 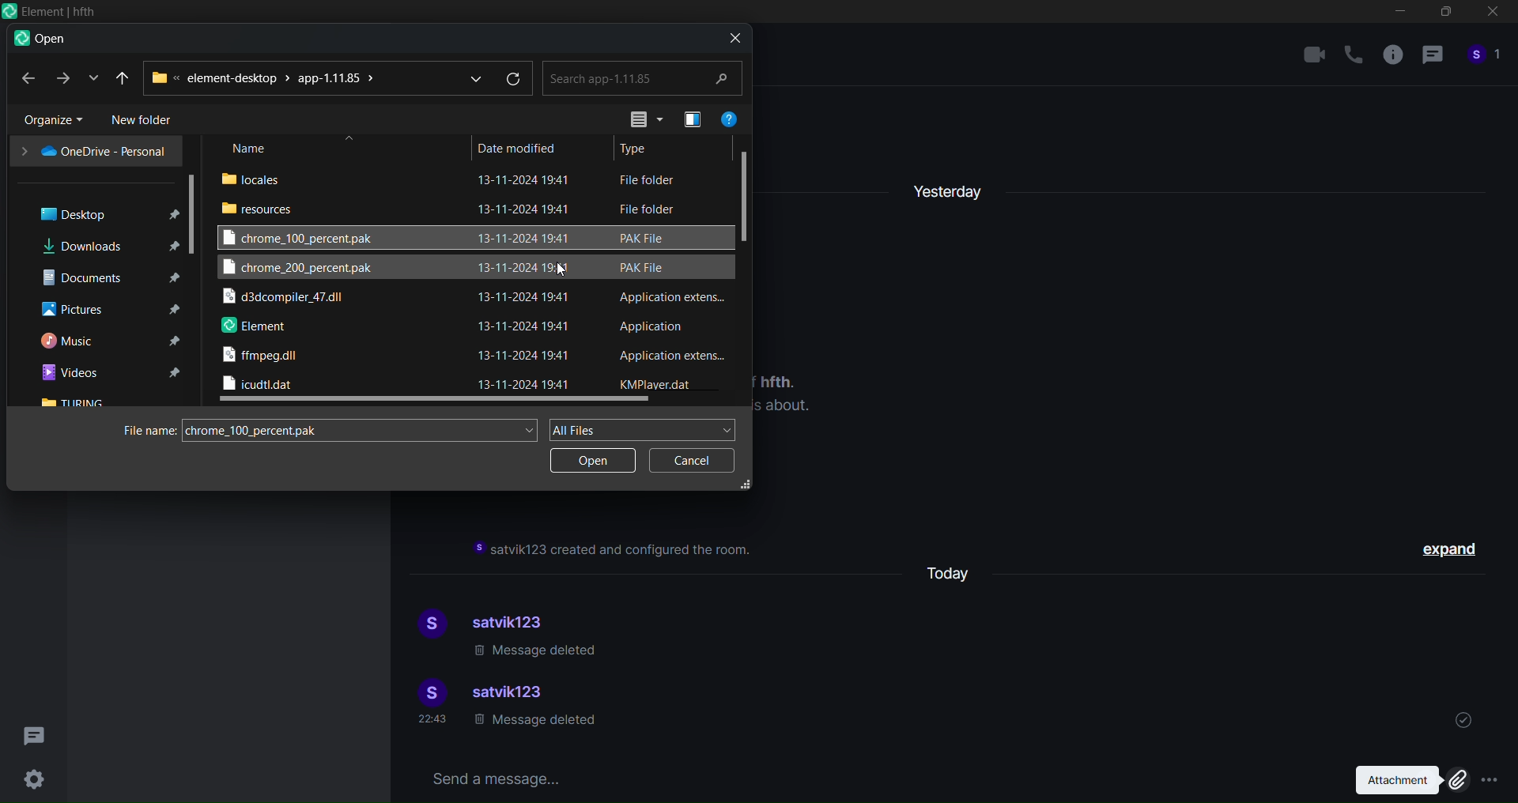 I want to click on desktop, so click(x=100, y=213).